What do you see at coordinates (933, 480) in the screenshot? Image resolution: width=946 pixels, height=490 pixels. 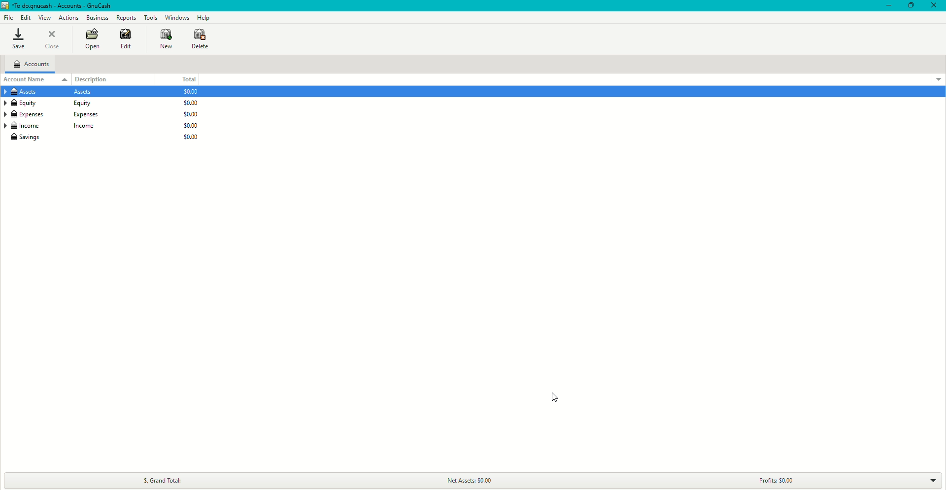 I see `Drop down` at bounding box center [933, 480].